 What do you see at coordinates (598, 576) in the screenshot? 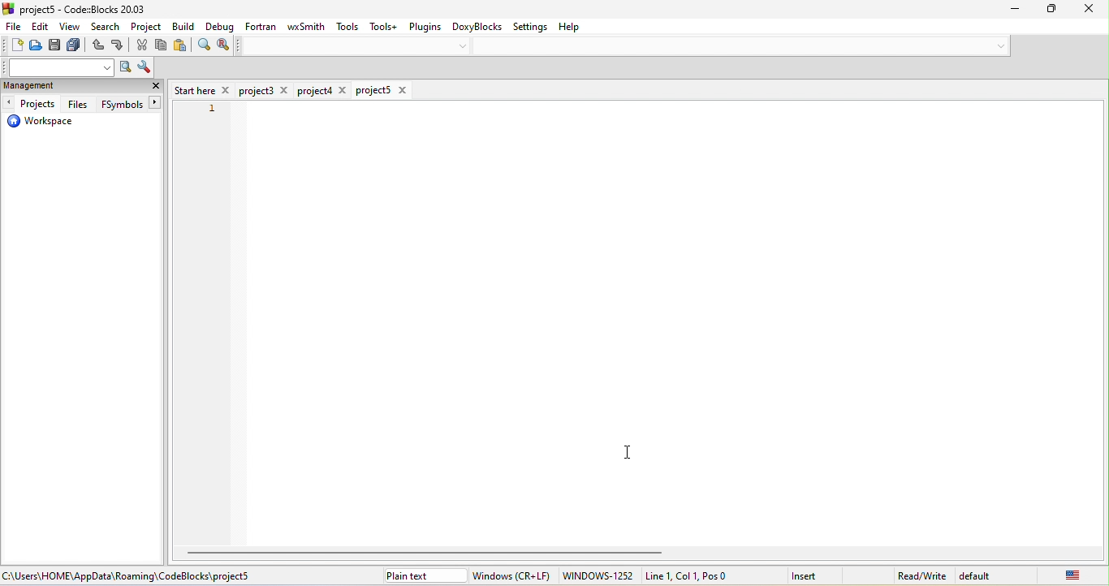
I see `windows-1252` at bounding box center [598, 576].